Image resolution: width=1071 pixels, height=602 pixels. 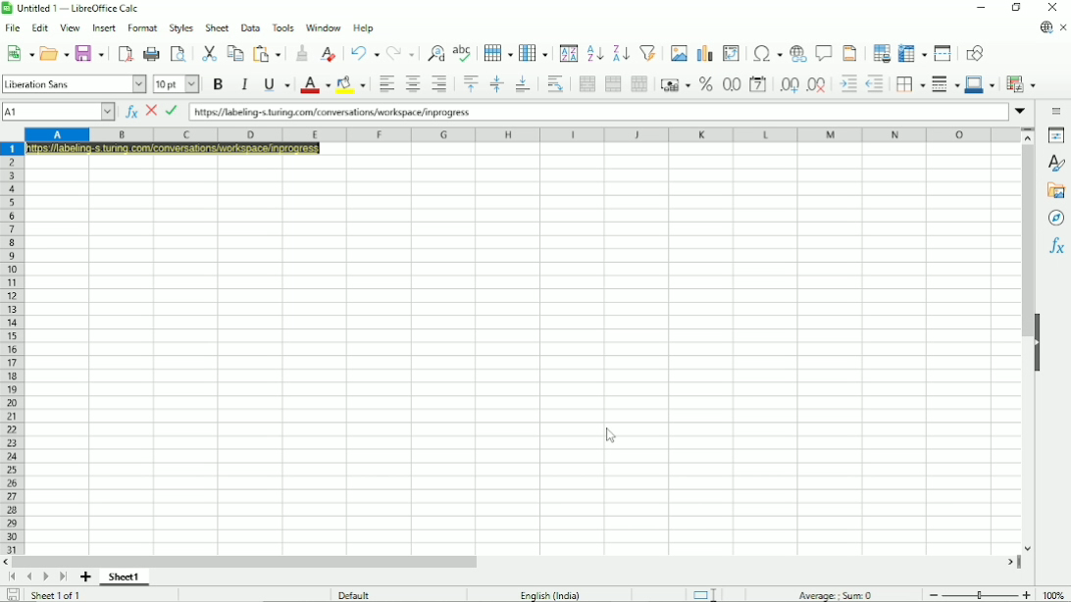 I want to click on Properties, so click(x=1056, y=135).